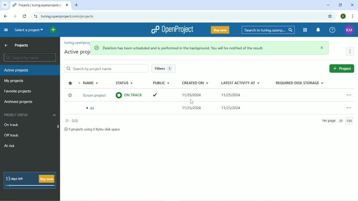 The height and width of the screenshot is (201, 358). I want to click on 11/25/2024, so click(233, 107).